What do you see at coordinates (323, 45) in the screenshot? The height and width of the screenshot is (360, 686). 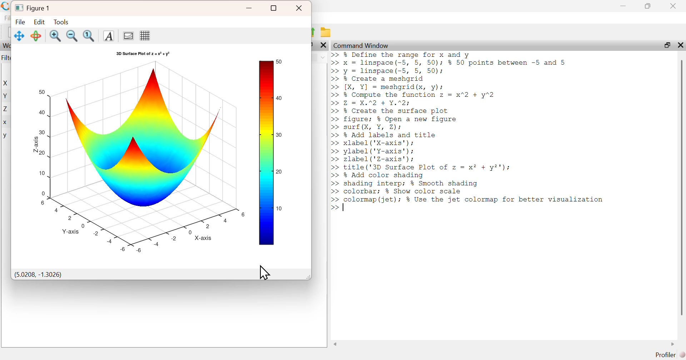 I see `close` at bounding box center [323, 45].